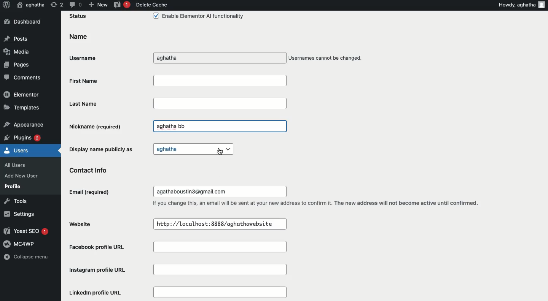 This screenshot has width=548, height=301. What do you see at coordinates (75, 4) in the screenshot?
I see `Comment` at bounding box center [75, 4].